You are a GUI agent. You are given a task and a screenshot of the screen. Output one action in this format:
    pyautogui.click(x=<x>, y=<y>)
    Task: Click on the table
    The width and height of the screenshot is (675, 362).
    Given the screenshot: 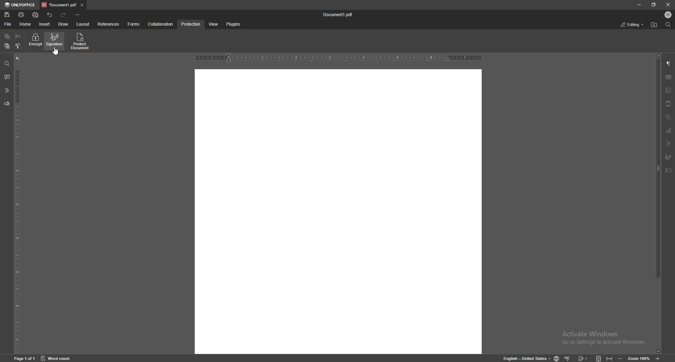 What is the action you would take?
    pyautogui.click(x=668, y=77)
    